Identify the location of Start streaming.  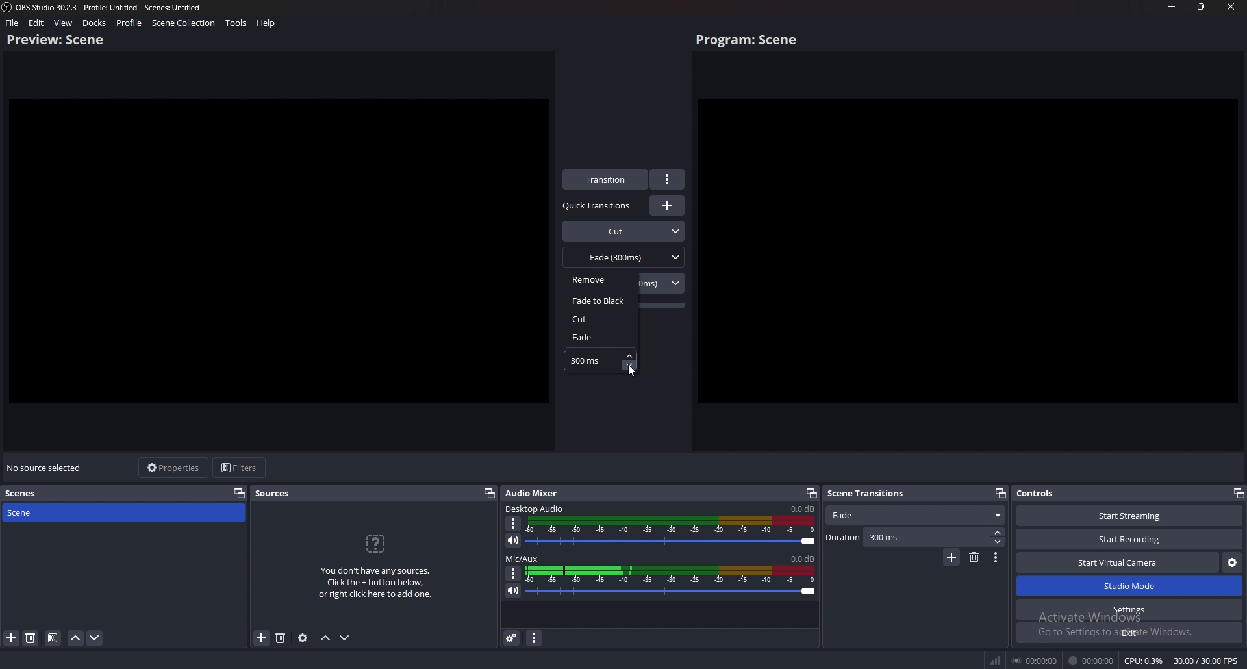
(1126, 515).